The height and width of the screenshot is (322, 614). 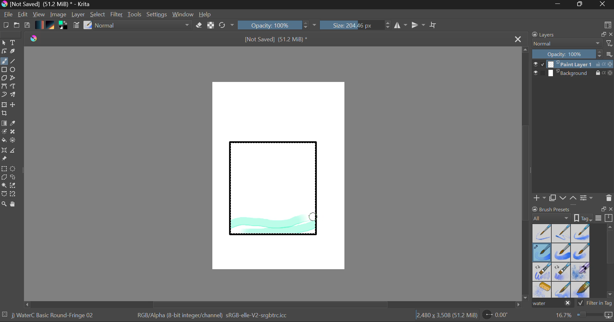 I want to click on Zoom, so click(x=583, y=315).